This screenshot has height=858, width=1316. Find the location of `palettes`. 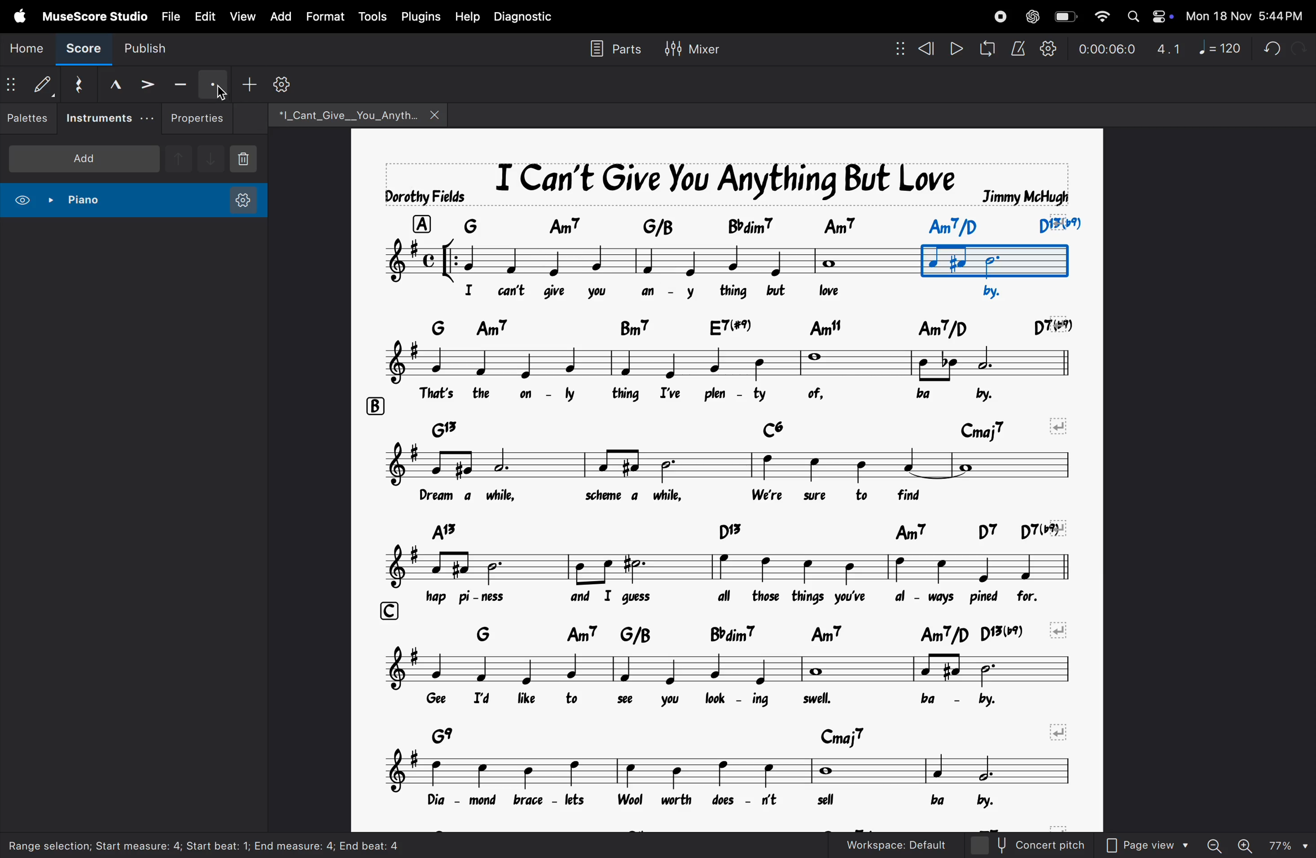

palettes is located at coordinates (31, 119).